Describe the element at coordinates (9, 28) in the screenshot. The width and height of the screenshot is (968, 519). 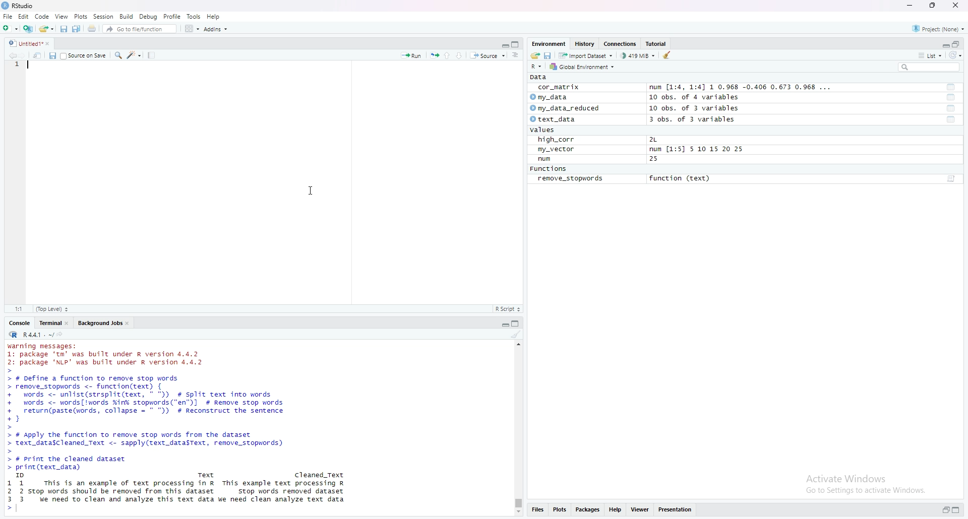
I see `Add a new file` at that location.